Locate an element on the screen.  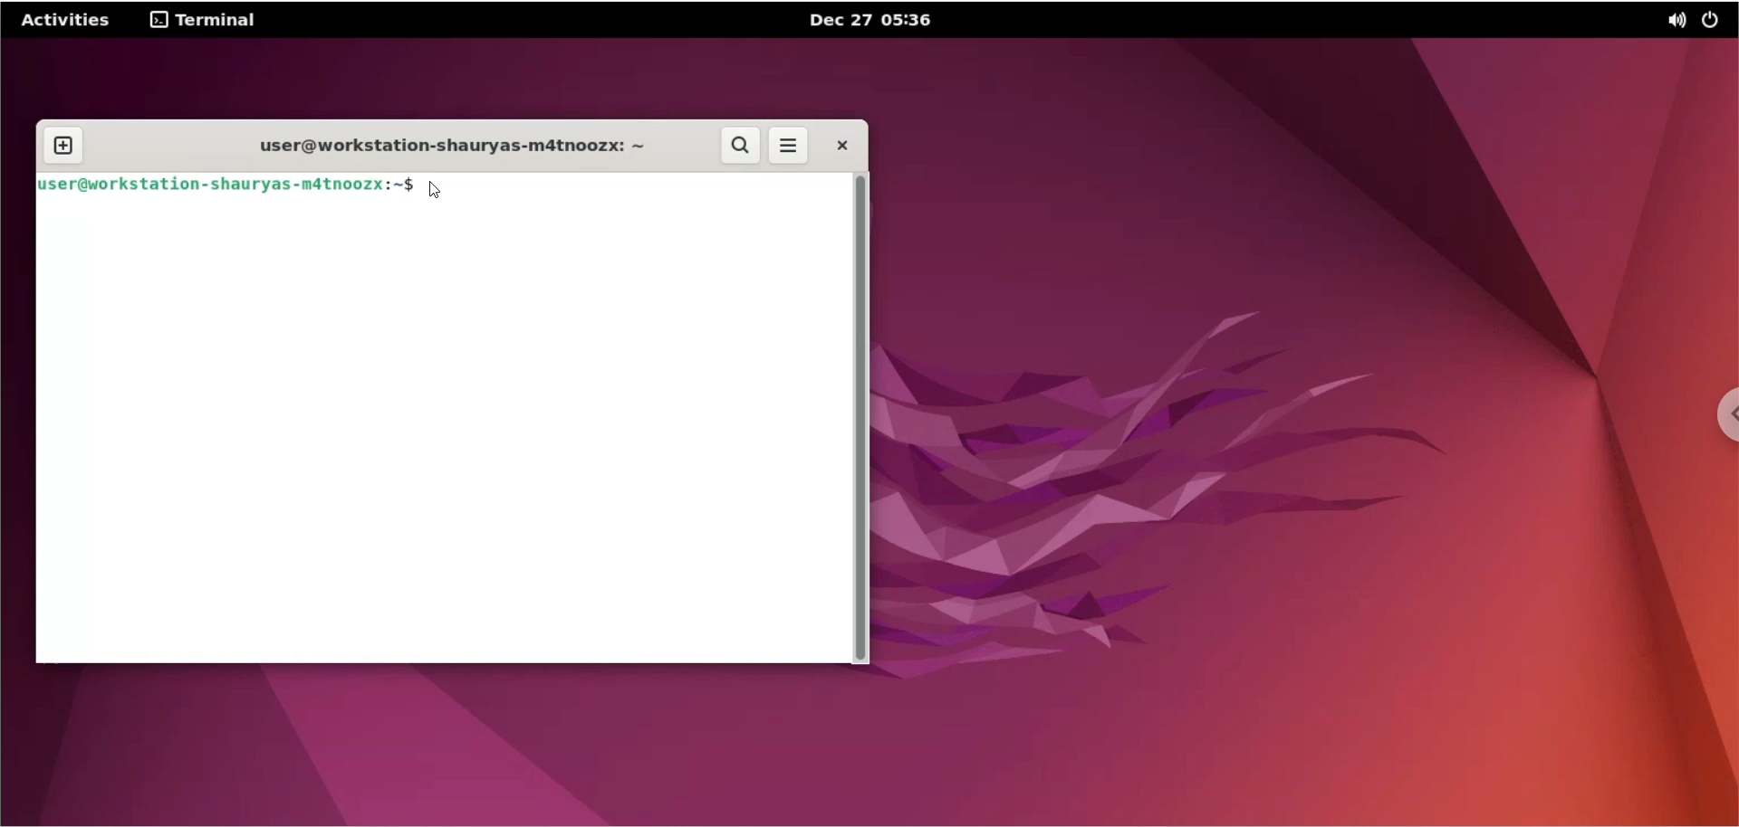
Activities is located at coordinates (67, 18).